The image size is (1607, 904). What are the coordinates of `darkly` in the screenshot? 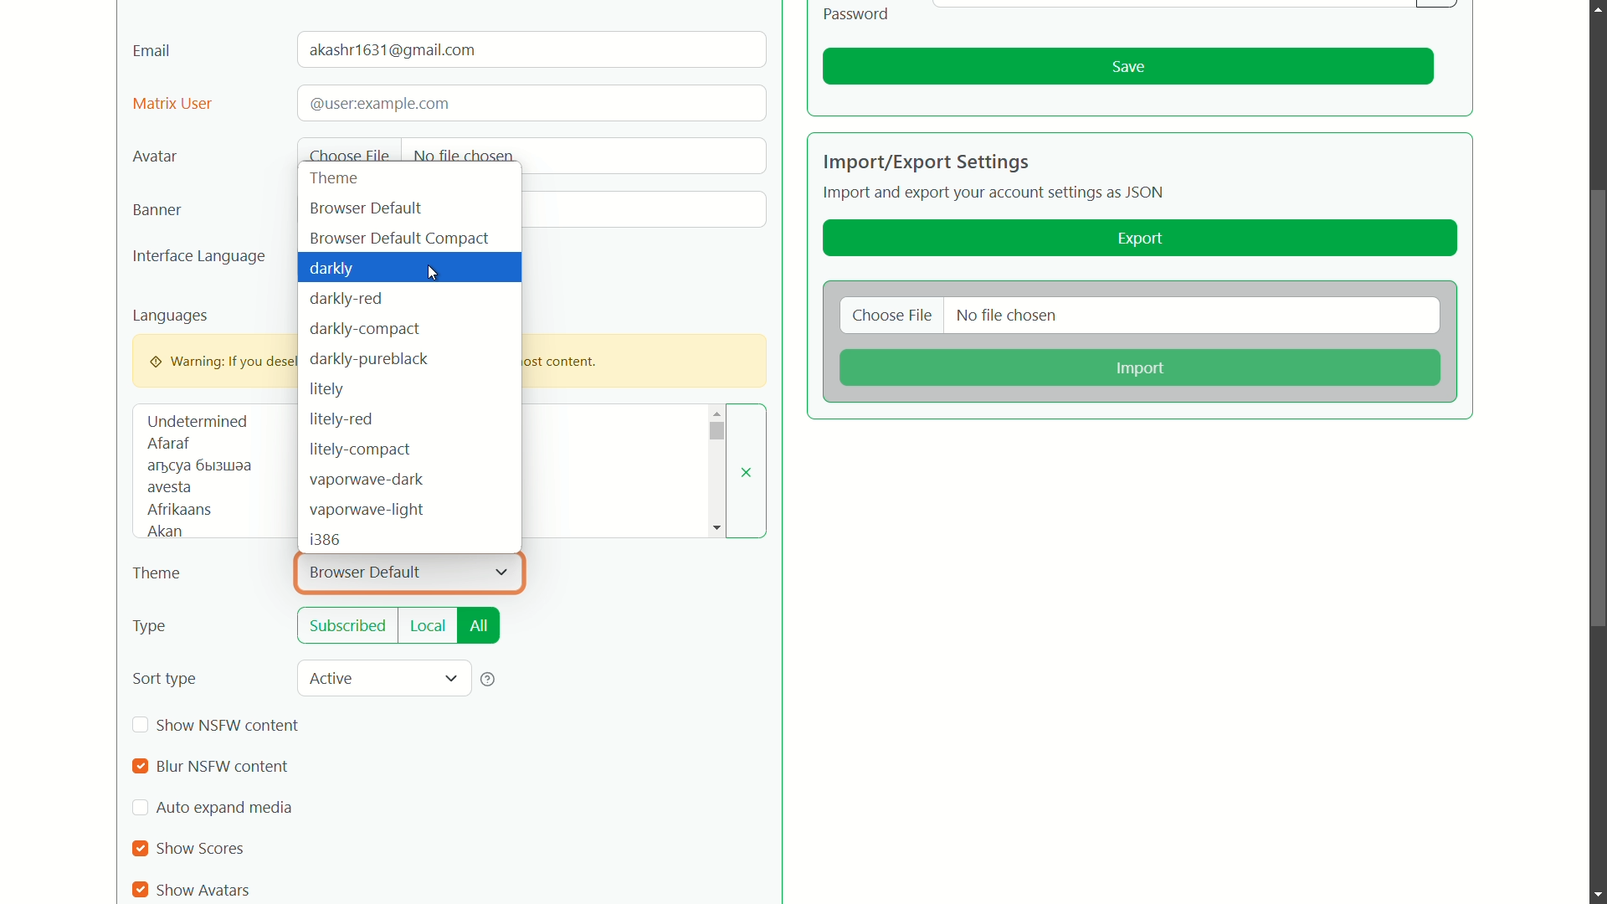 It's located at (335, 270).